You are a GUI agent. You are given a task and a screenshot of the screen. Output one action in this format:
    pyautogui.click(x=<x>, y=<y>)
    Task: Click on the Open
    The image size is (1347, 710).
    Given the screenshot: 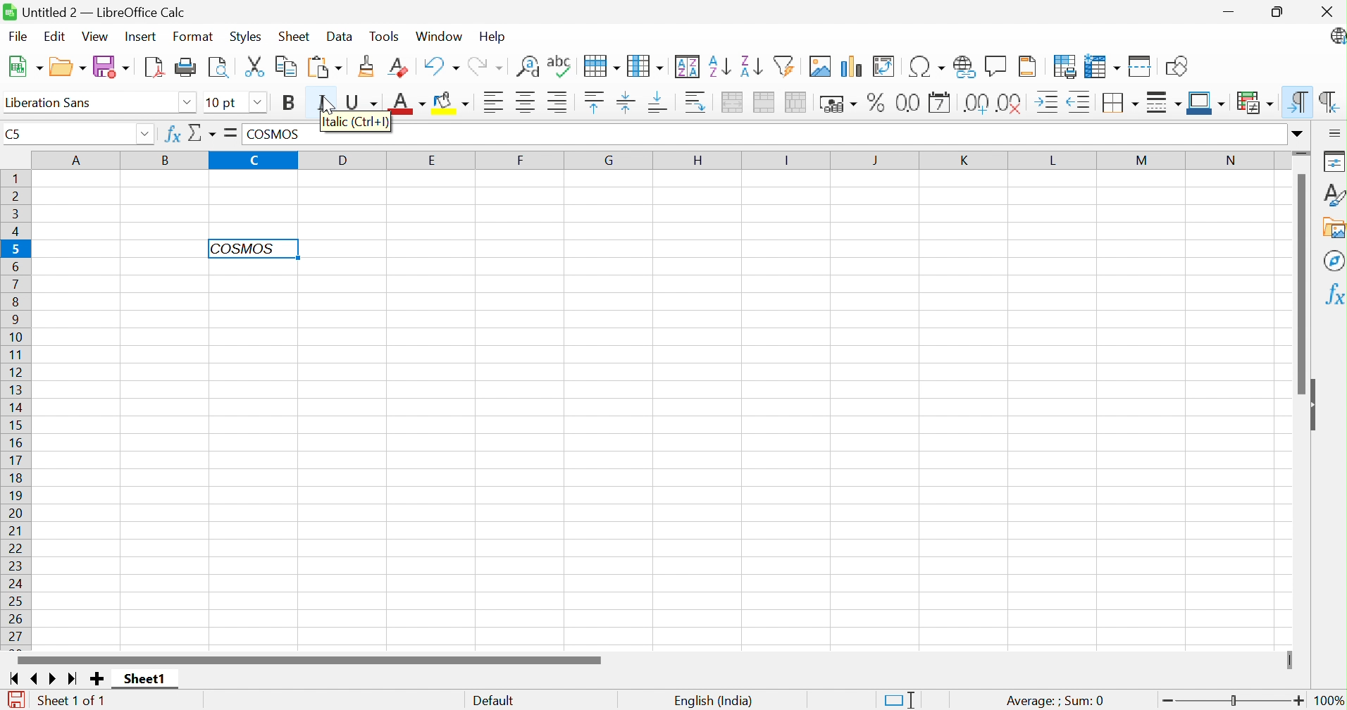 What is the action you would take?
    pyautogui.click(x=67, y=65)
    